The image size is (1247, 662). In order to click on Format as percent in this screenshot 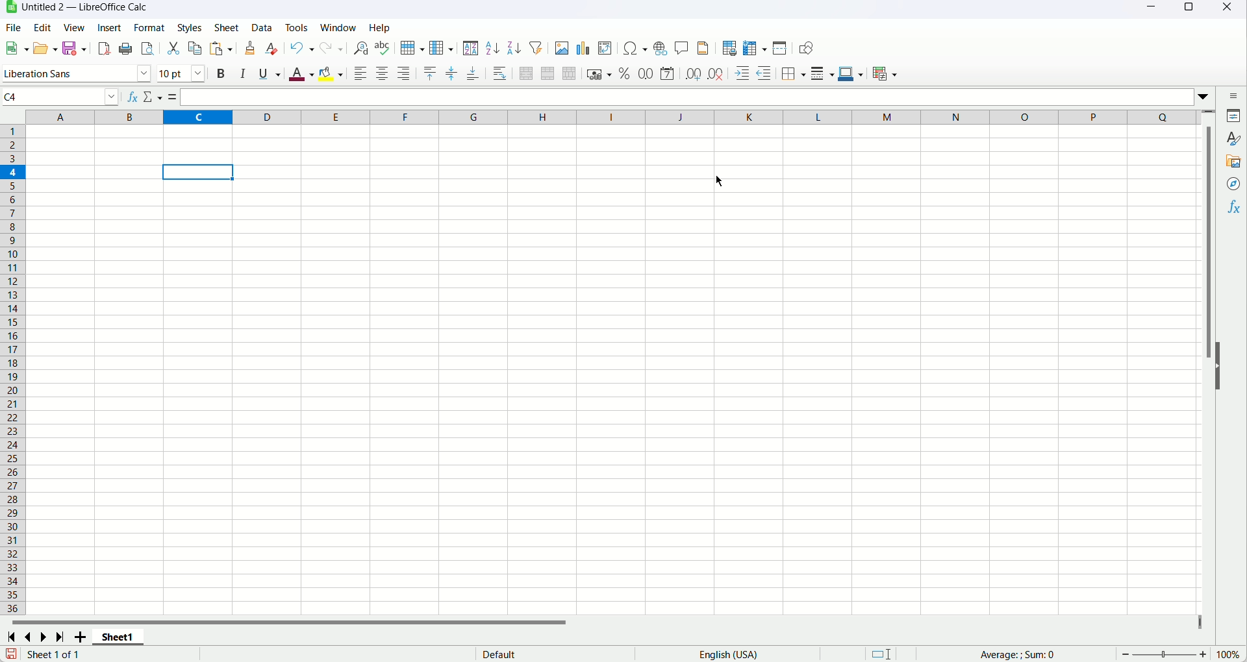, I will do `click(625, 74)`.